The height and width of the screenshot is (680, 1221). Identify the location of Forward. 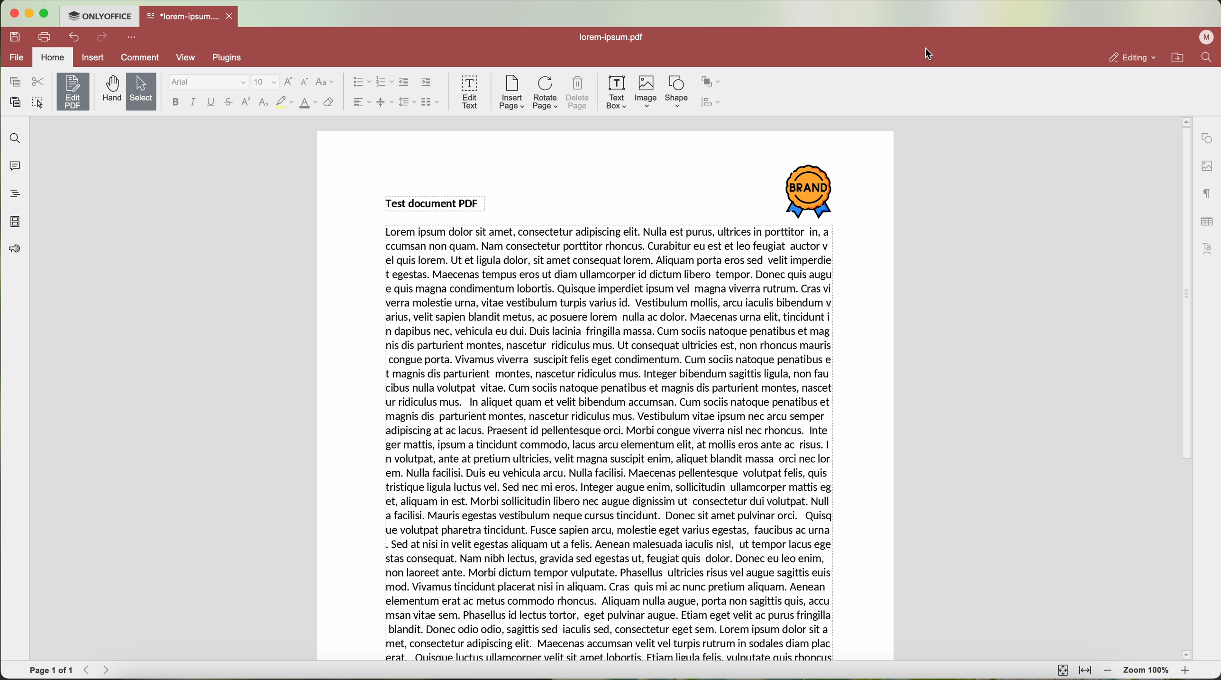
(109, 670).